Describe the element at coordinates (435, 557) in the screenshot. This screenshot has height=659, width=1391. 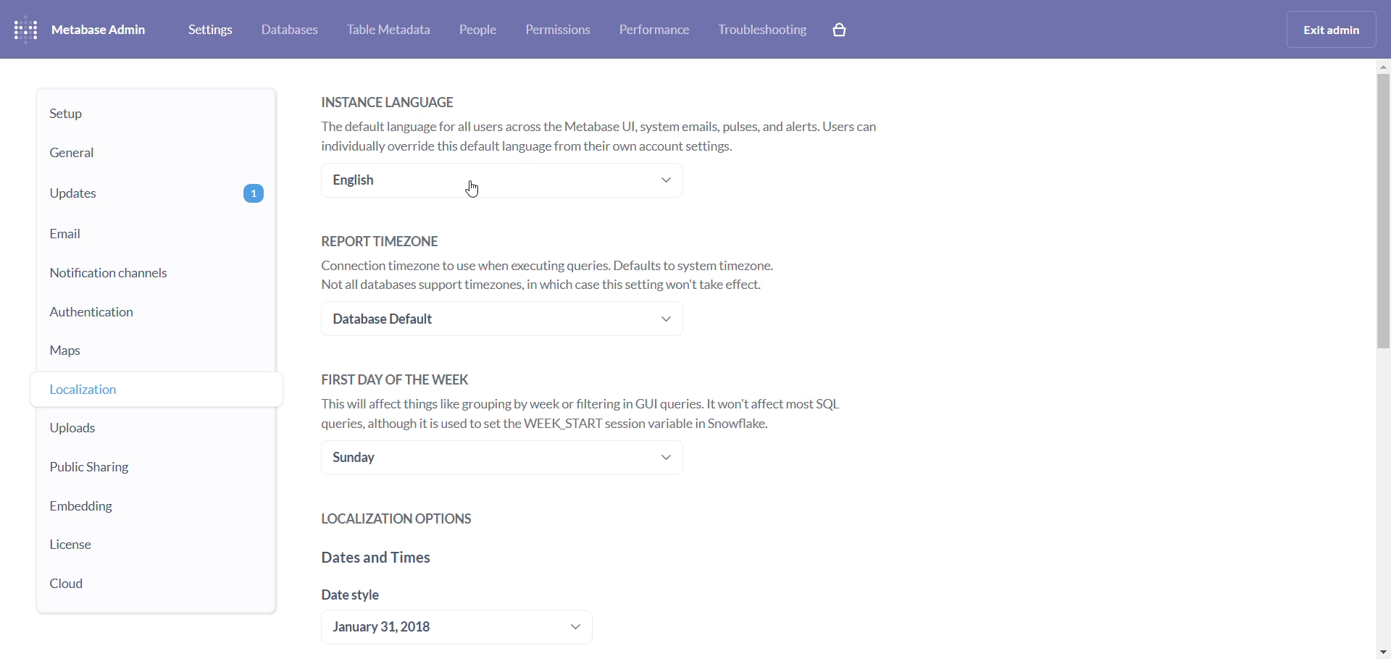
I see `dates and time headings` at that location.